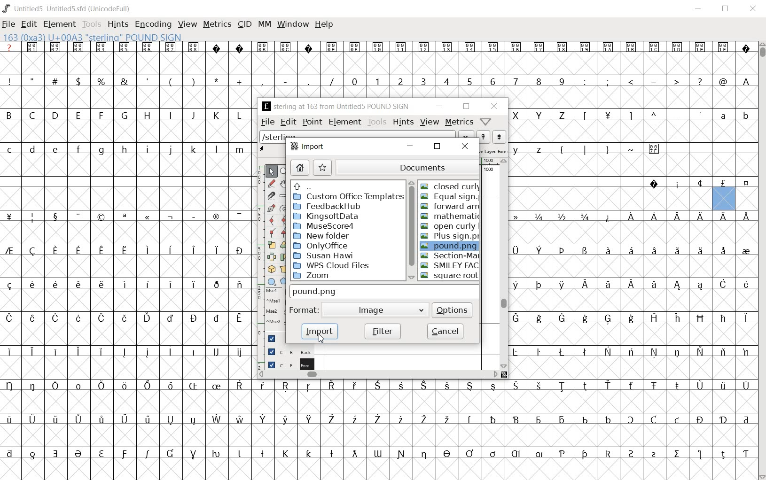  I want to click on Symbol, so click(700, 318).